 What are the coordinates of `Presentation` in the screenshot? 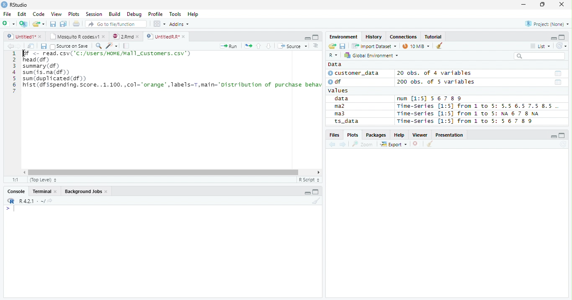 It's located at (451, 135).